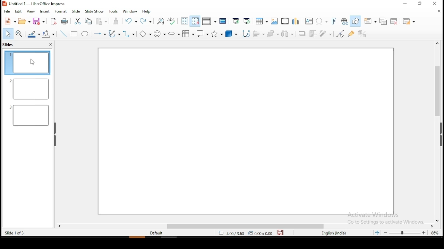  Describe the element at coordinates (75, 11) in the screenshot. I see `slide` at that location.